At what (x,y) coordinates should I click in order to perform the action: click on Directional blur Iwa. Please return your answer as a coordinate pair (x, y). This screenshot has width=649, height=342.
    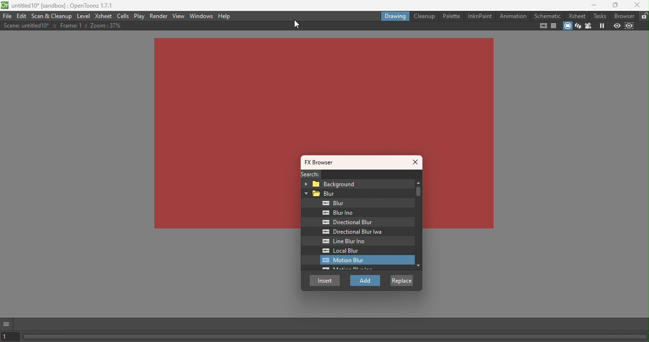
    Looking at the image, I should click on (349, 232).